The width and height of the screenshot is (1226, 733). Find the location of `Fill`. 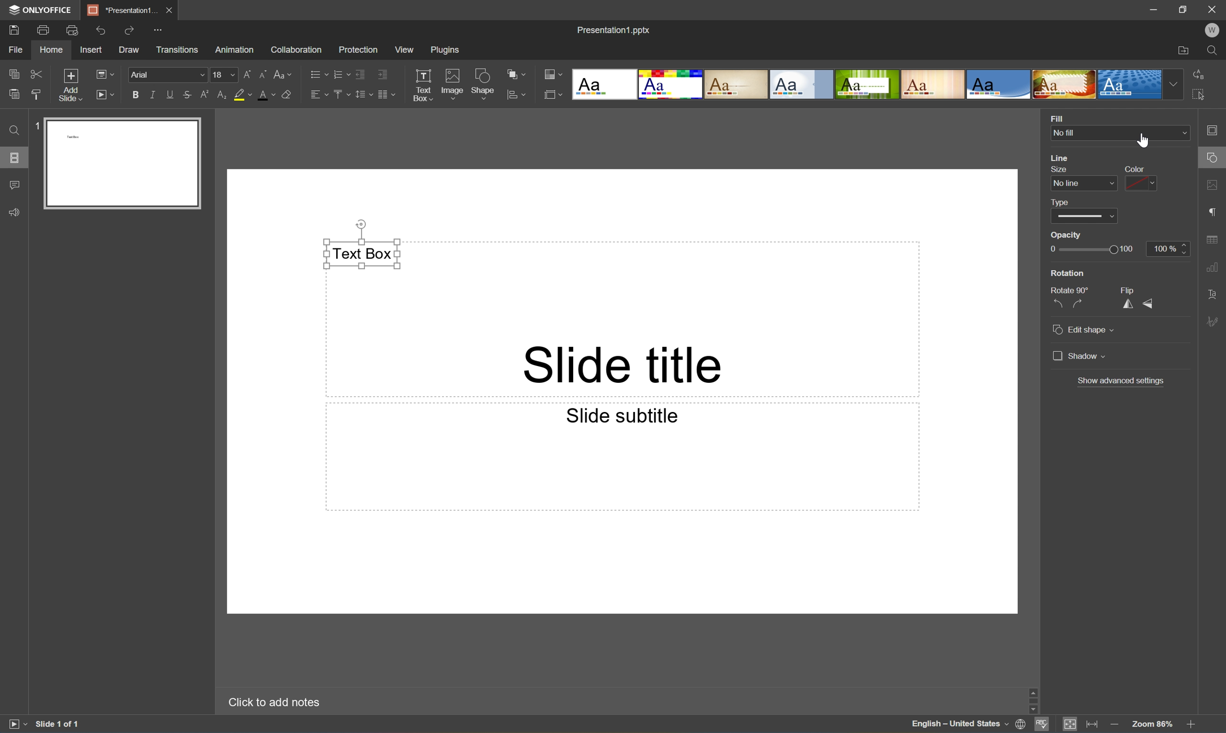

Fill is located at coordinates (1054, 117).